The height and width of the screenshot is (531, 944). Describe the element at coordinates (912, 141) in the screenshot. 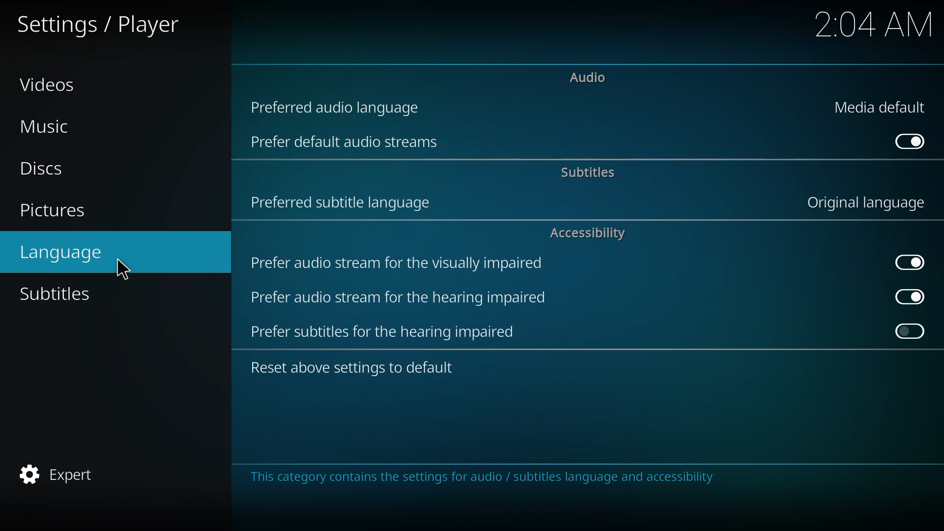

I see `enabled` at that location.